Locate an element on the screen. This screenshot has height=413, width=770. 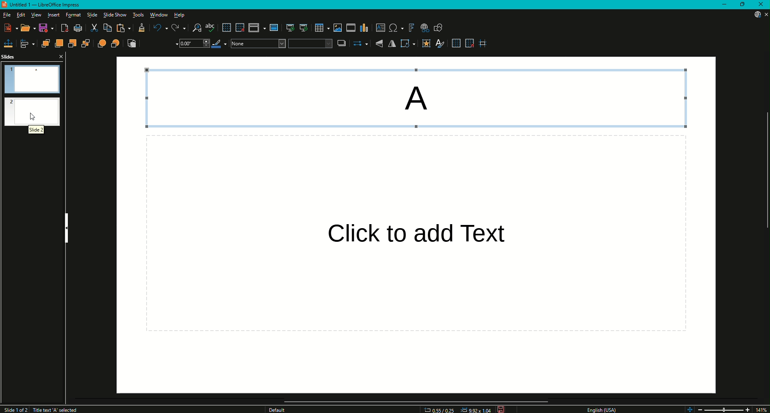
Show Draw Function is located at coordinates (438, 28).